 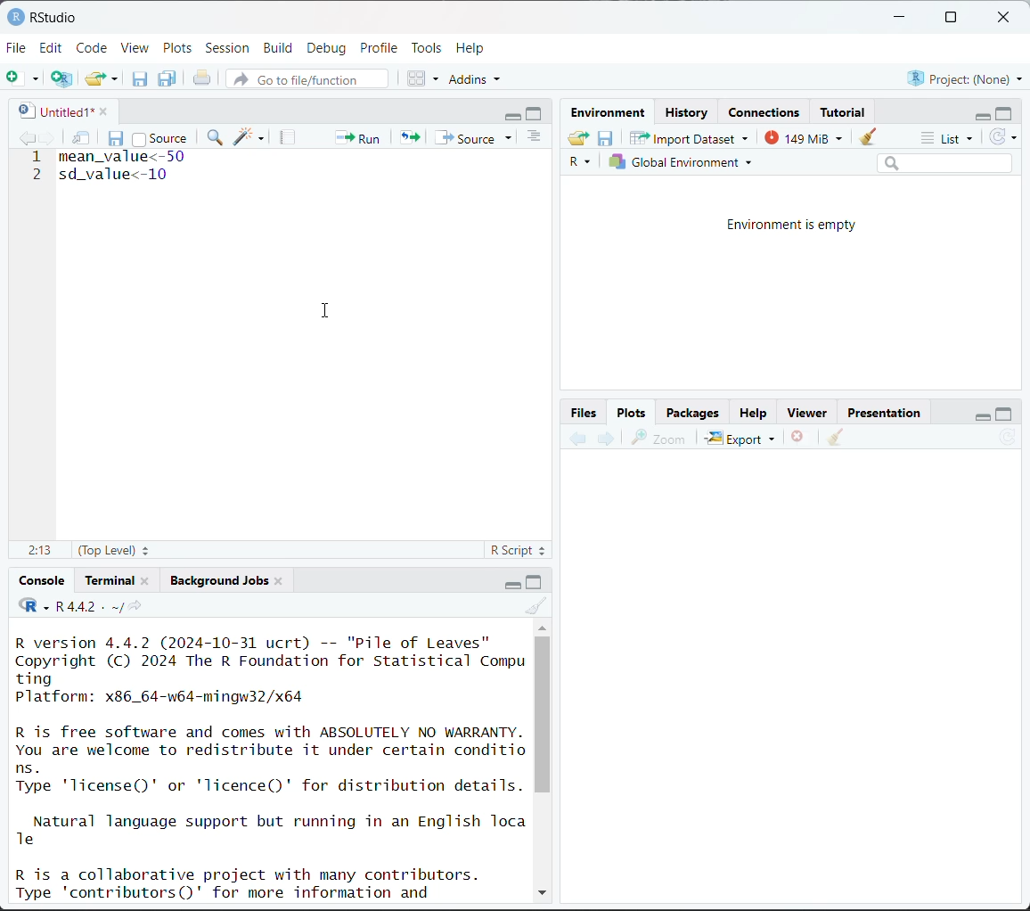 What do you see at coordinates (543, 714) in the screenshot?
I see `vertical scroll bar` at bounding box center [543, 714].